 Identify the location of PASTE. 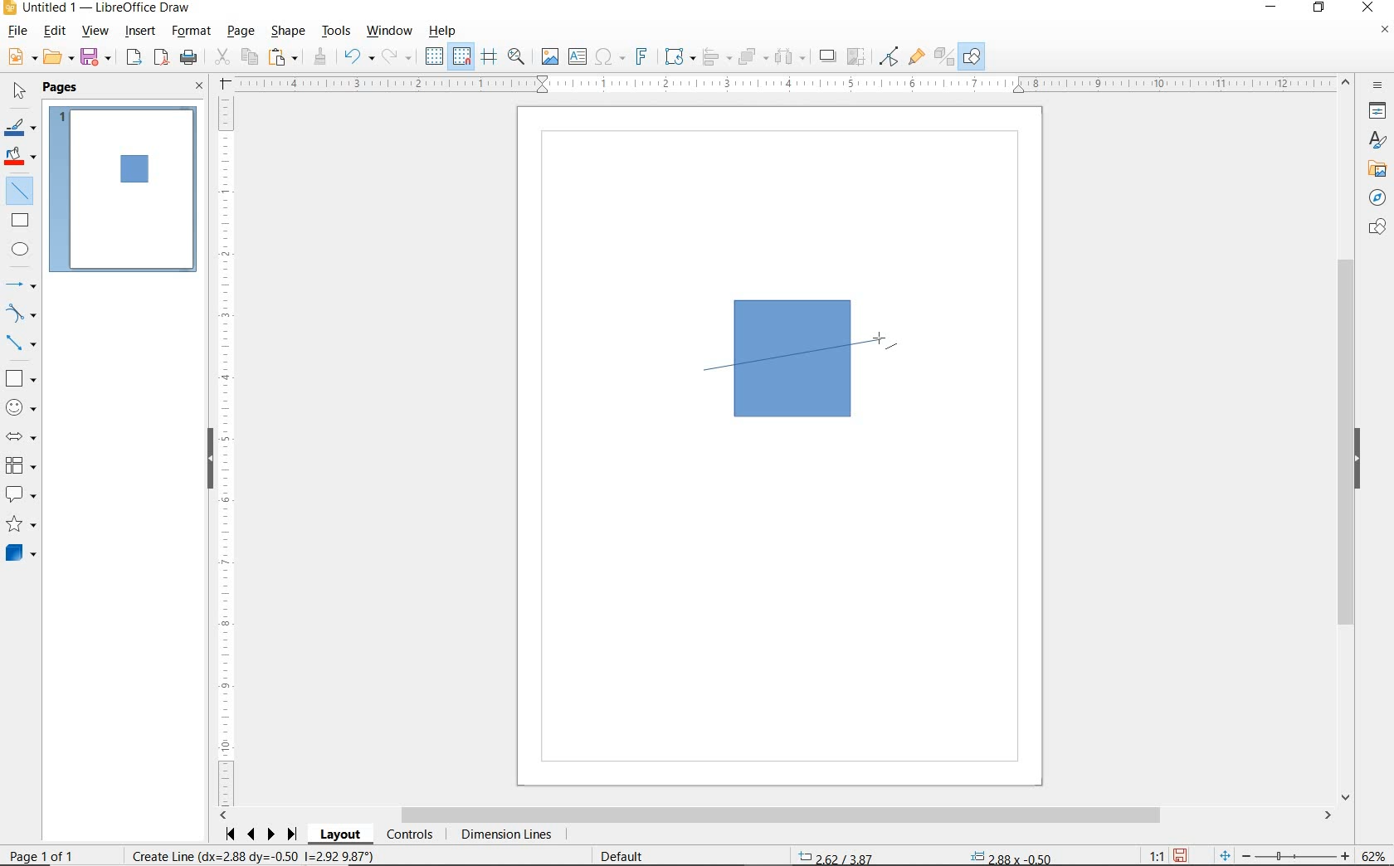
(283, 57).